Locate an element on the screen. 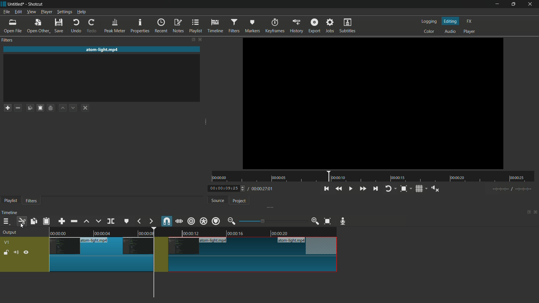 The width and height of the screenshot is (539, 303). close filter is located at coordinates (200, 39).